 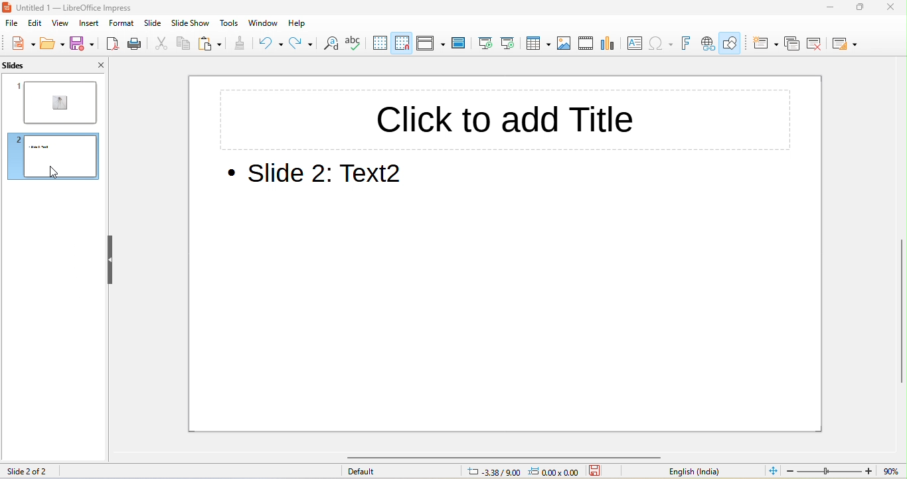 I want to click on zoom, so click(x=845, y=471).